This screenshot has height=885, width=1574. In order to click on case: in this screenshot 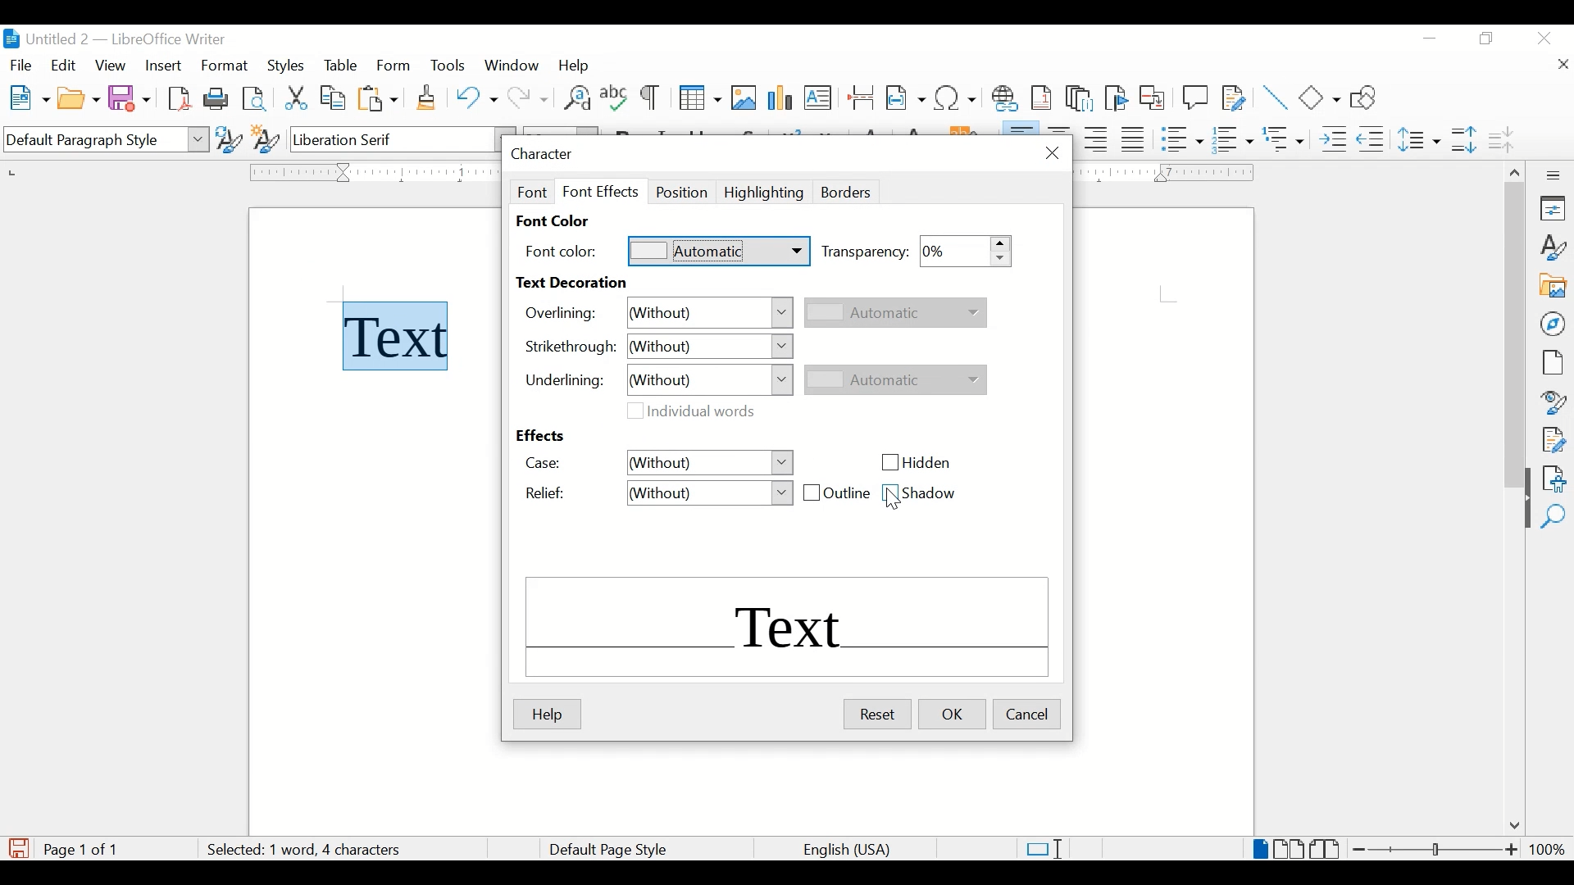, I will do `click(544, 464)`.